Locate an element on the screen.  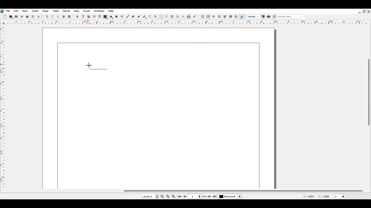
Zoom out is located at coordinates (163, 196).